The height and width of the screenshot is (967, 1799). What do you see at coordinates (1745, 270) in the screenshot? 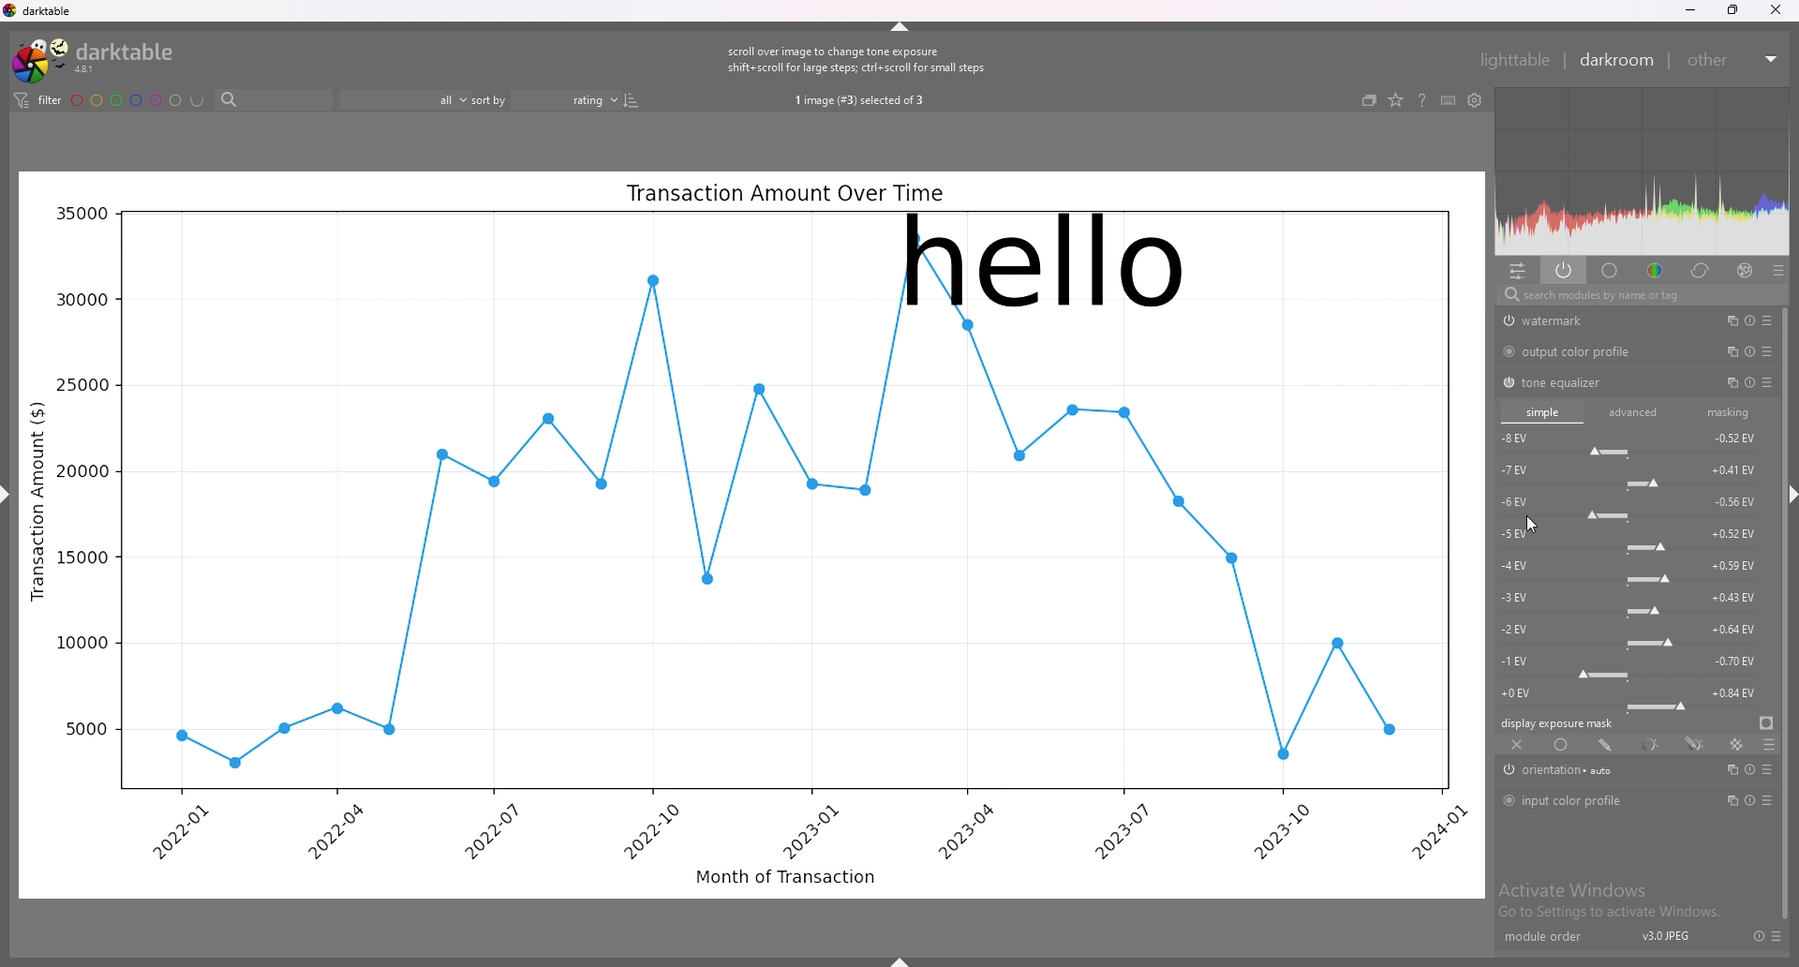
I see `effect` at bounding box center [1745, 270].